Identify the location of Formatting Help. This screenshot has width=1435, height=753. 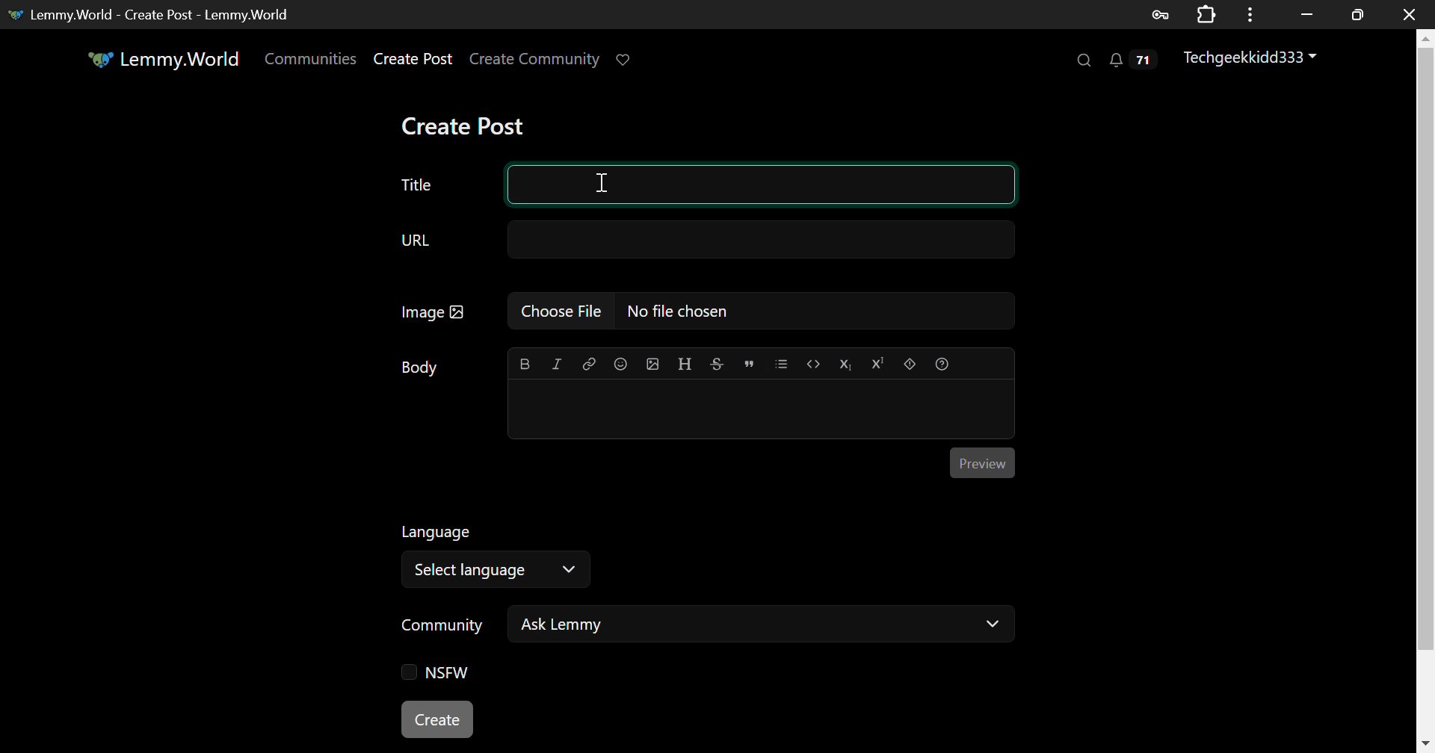
(941, 364).